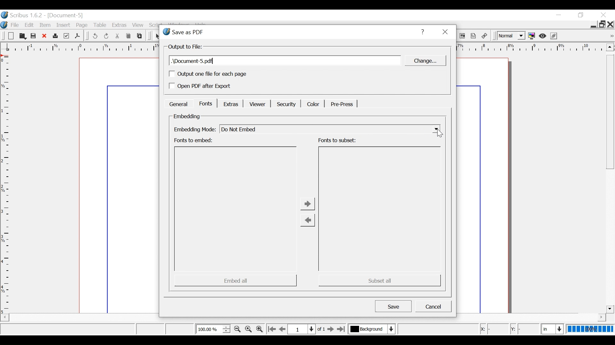 The width and height of the screenshot is (615, 345). Describe the element at coordinates (337, 140) in the screenshot. I see `Fonts to subset` at that location.